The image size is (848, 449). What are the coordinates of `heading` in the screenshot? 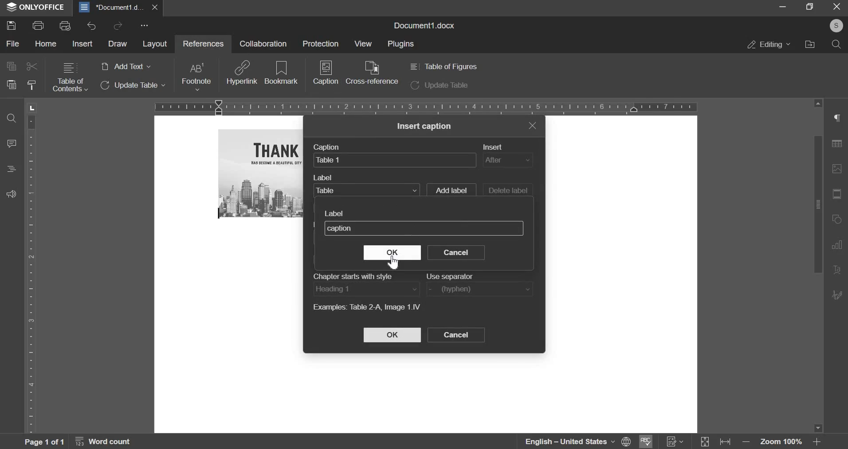 It's located at (12, 169).